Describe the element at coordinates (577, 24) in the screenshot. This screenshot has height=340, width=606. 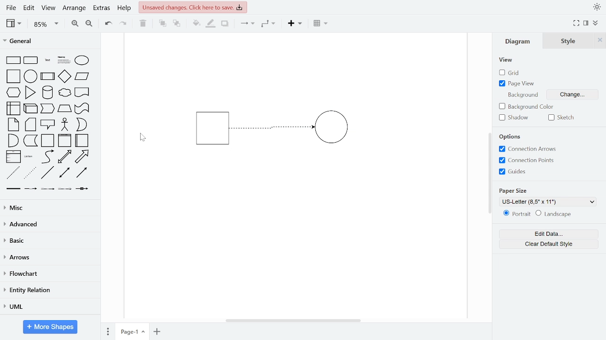
I see `full screen` at that location.